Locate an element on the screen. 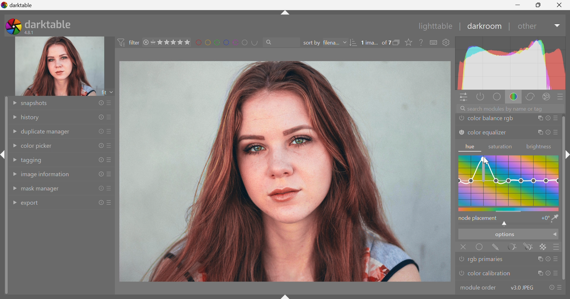  raster mask is located at coordinates (544, 247).